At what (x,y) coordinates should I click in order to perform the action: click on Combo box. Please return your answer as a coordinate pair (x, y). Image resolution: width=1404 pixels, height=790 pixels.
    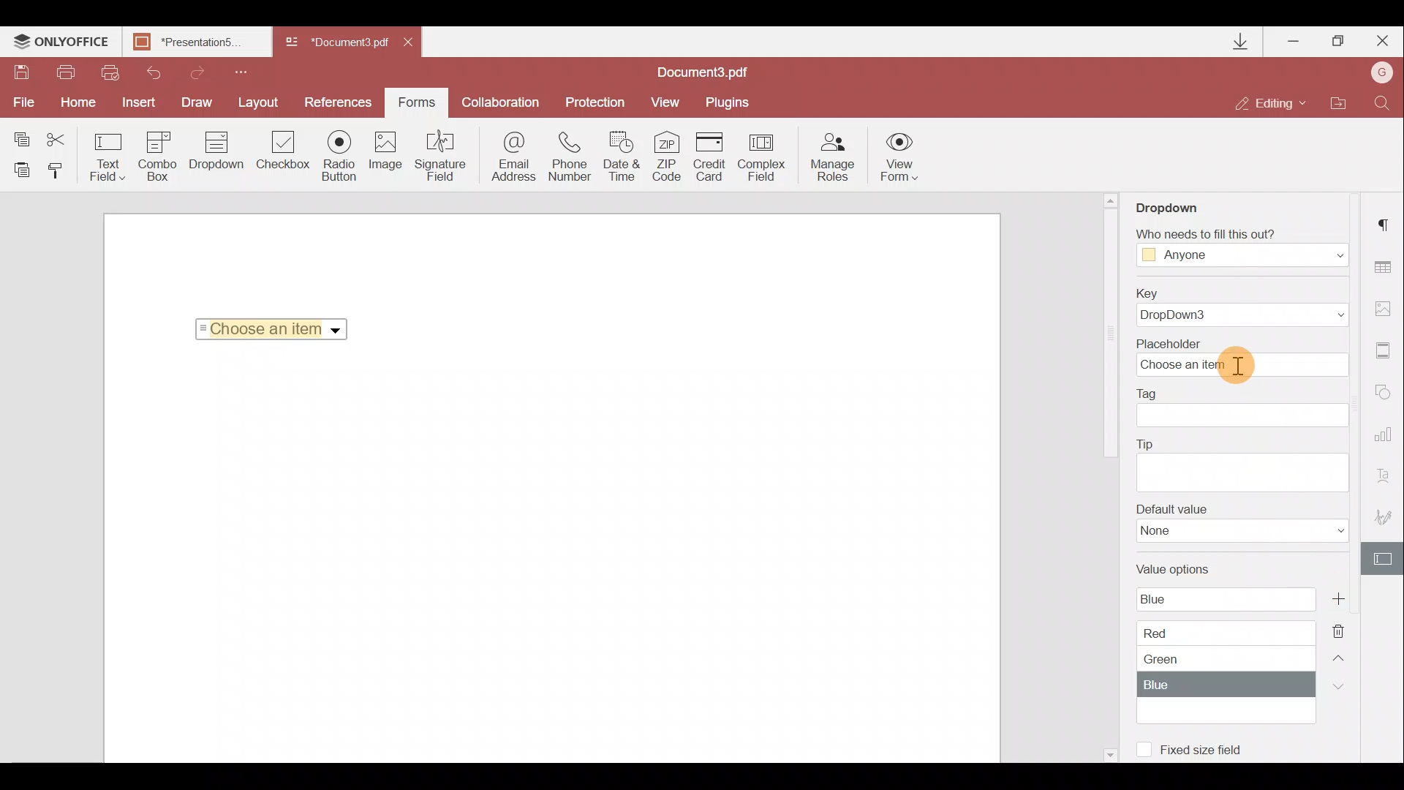
    Looking at the image, I should click on (156, 157).